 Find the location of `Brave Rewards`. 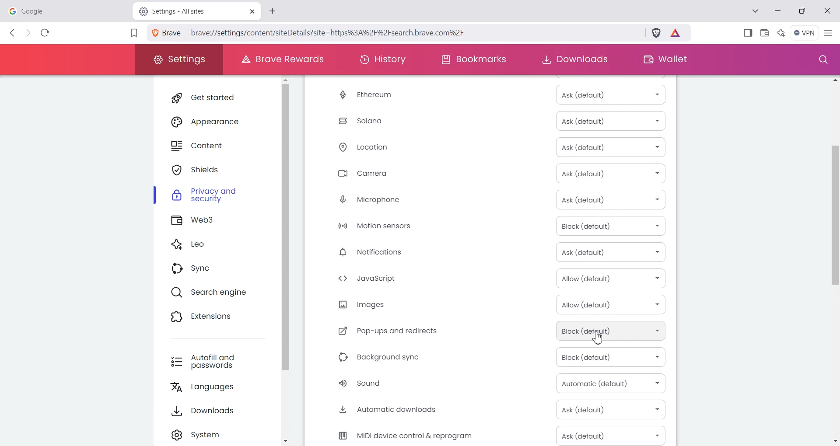

Brave Rewards is located at coordinates (280, 59).